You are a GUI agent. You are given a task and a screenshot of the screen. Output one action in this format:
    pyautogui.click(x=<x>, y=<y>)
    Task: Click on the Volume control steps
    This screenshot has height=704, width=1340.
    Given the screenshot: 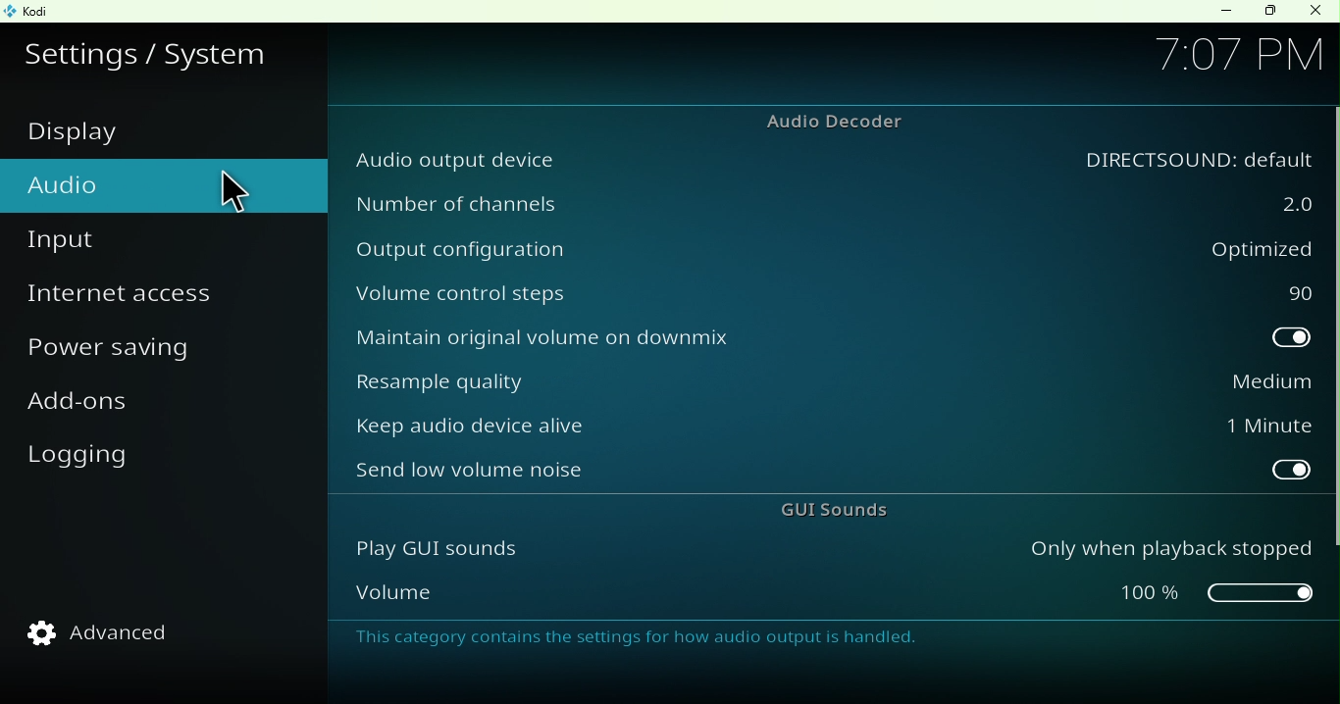 What is the action you would take?
    pyautogui.click(x=703, y=292)
    